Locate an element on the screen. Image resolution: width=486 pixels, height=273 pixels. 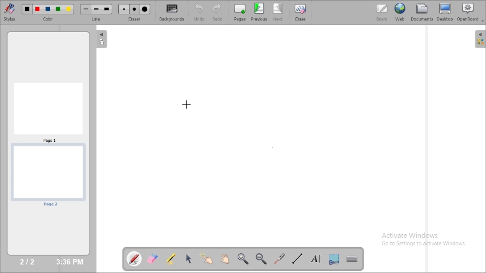
Small eraser is located at coordinates (124, 9).